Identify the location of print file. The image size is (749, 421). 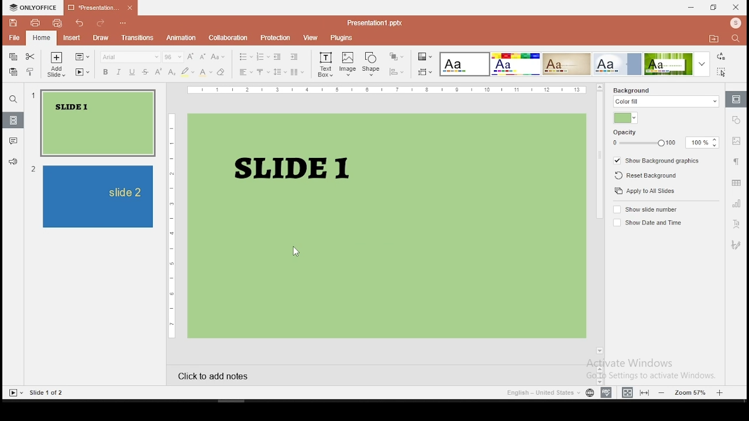
(35, 22).